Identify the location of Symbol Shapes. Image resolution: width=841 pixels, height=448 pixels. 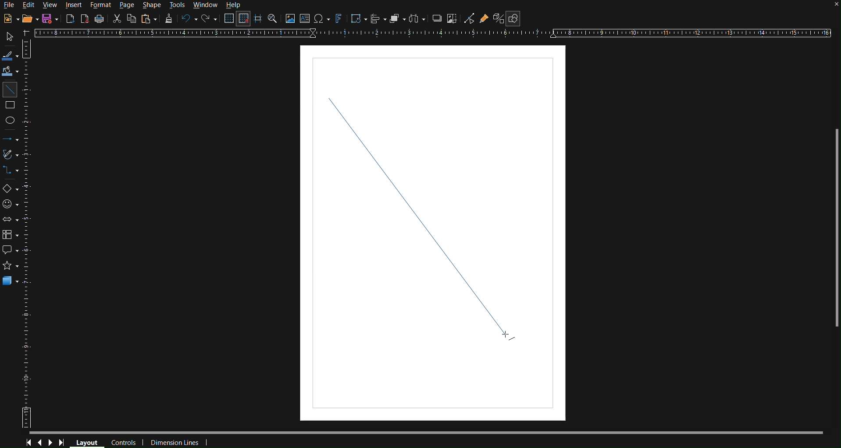
(10, 204).